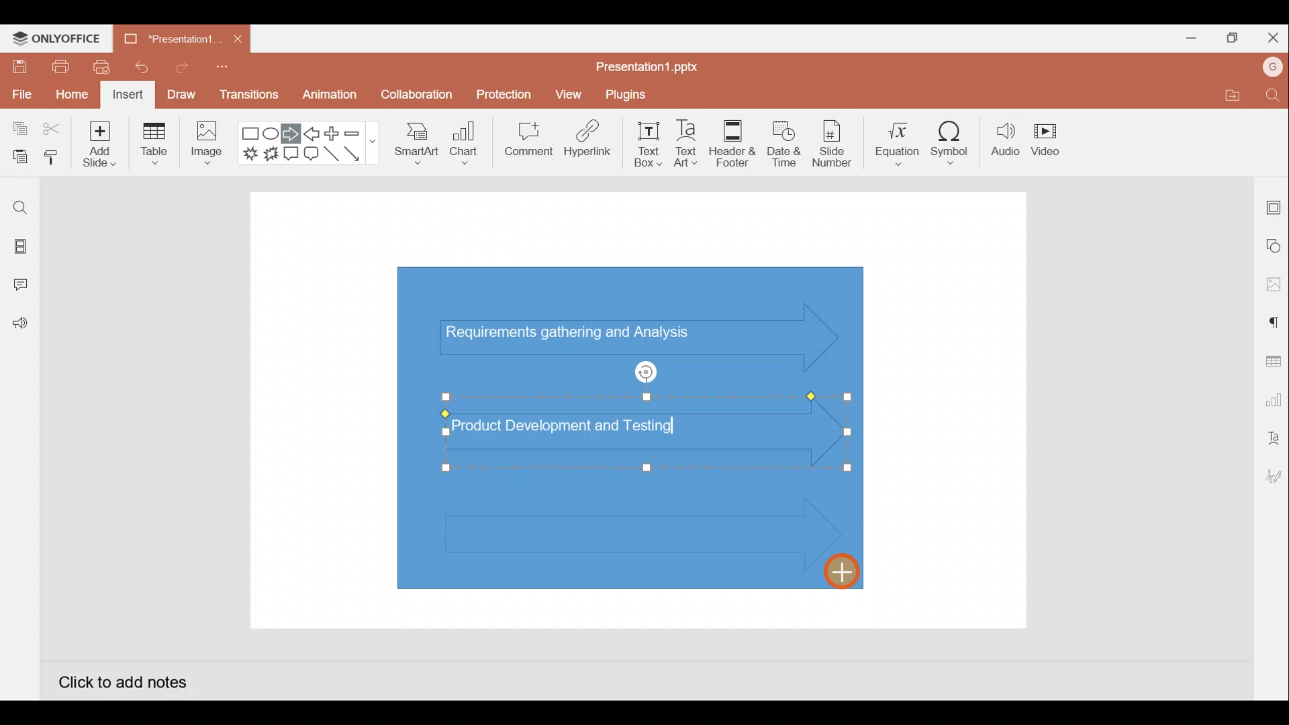 The width and height of the screenshot is (1289, 725). What do you see at coordinates (273, 134) in the screenshot?
I see `Ellipse` at bounding box center [273, 134].